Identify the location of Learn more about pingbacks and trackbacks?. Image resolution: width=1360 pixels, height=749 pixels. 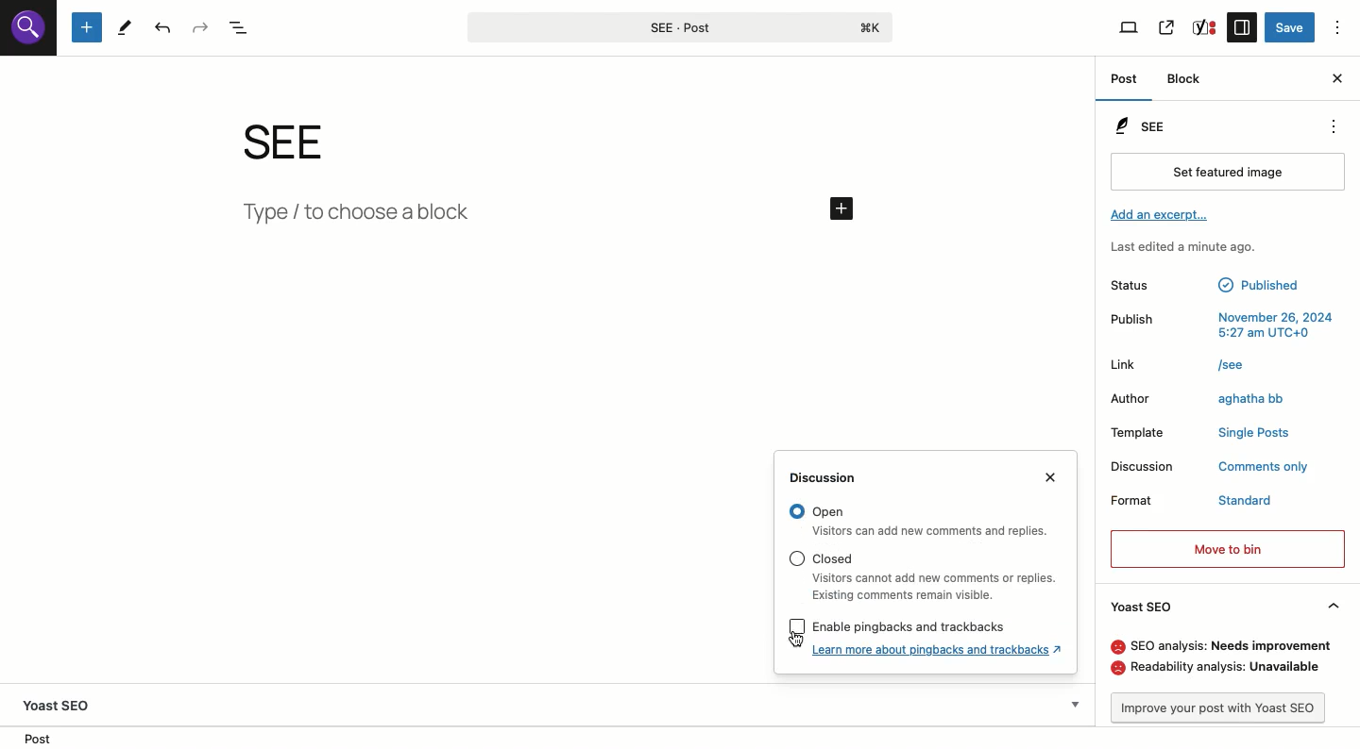
(941, 649).